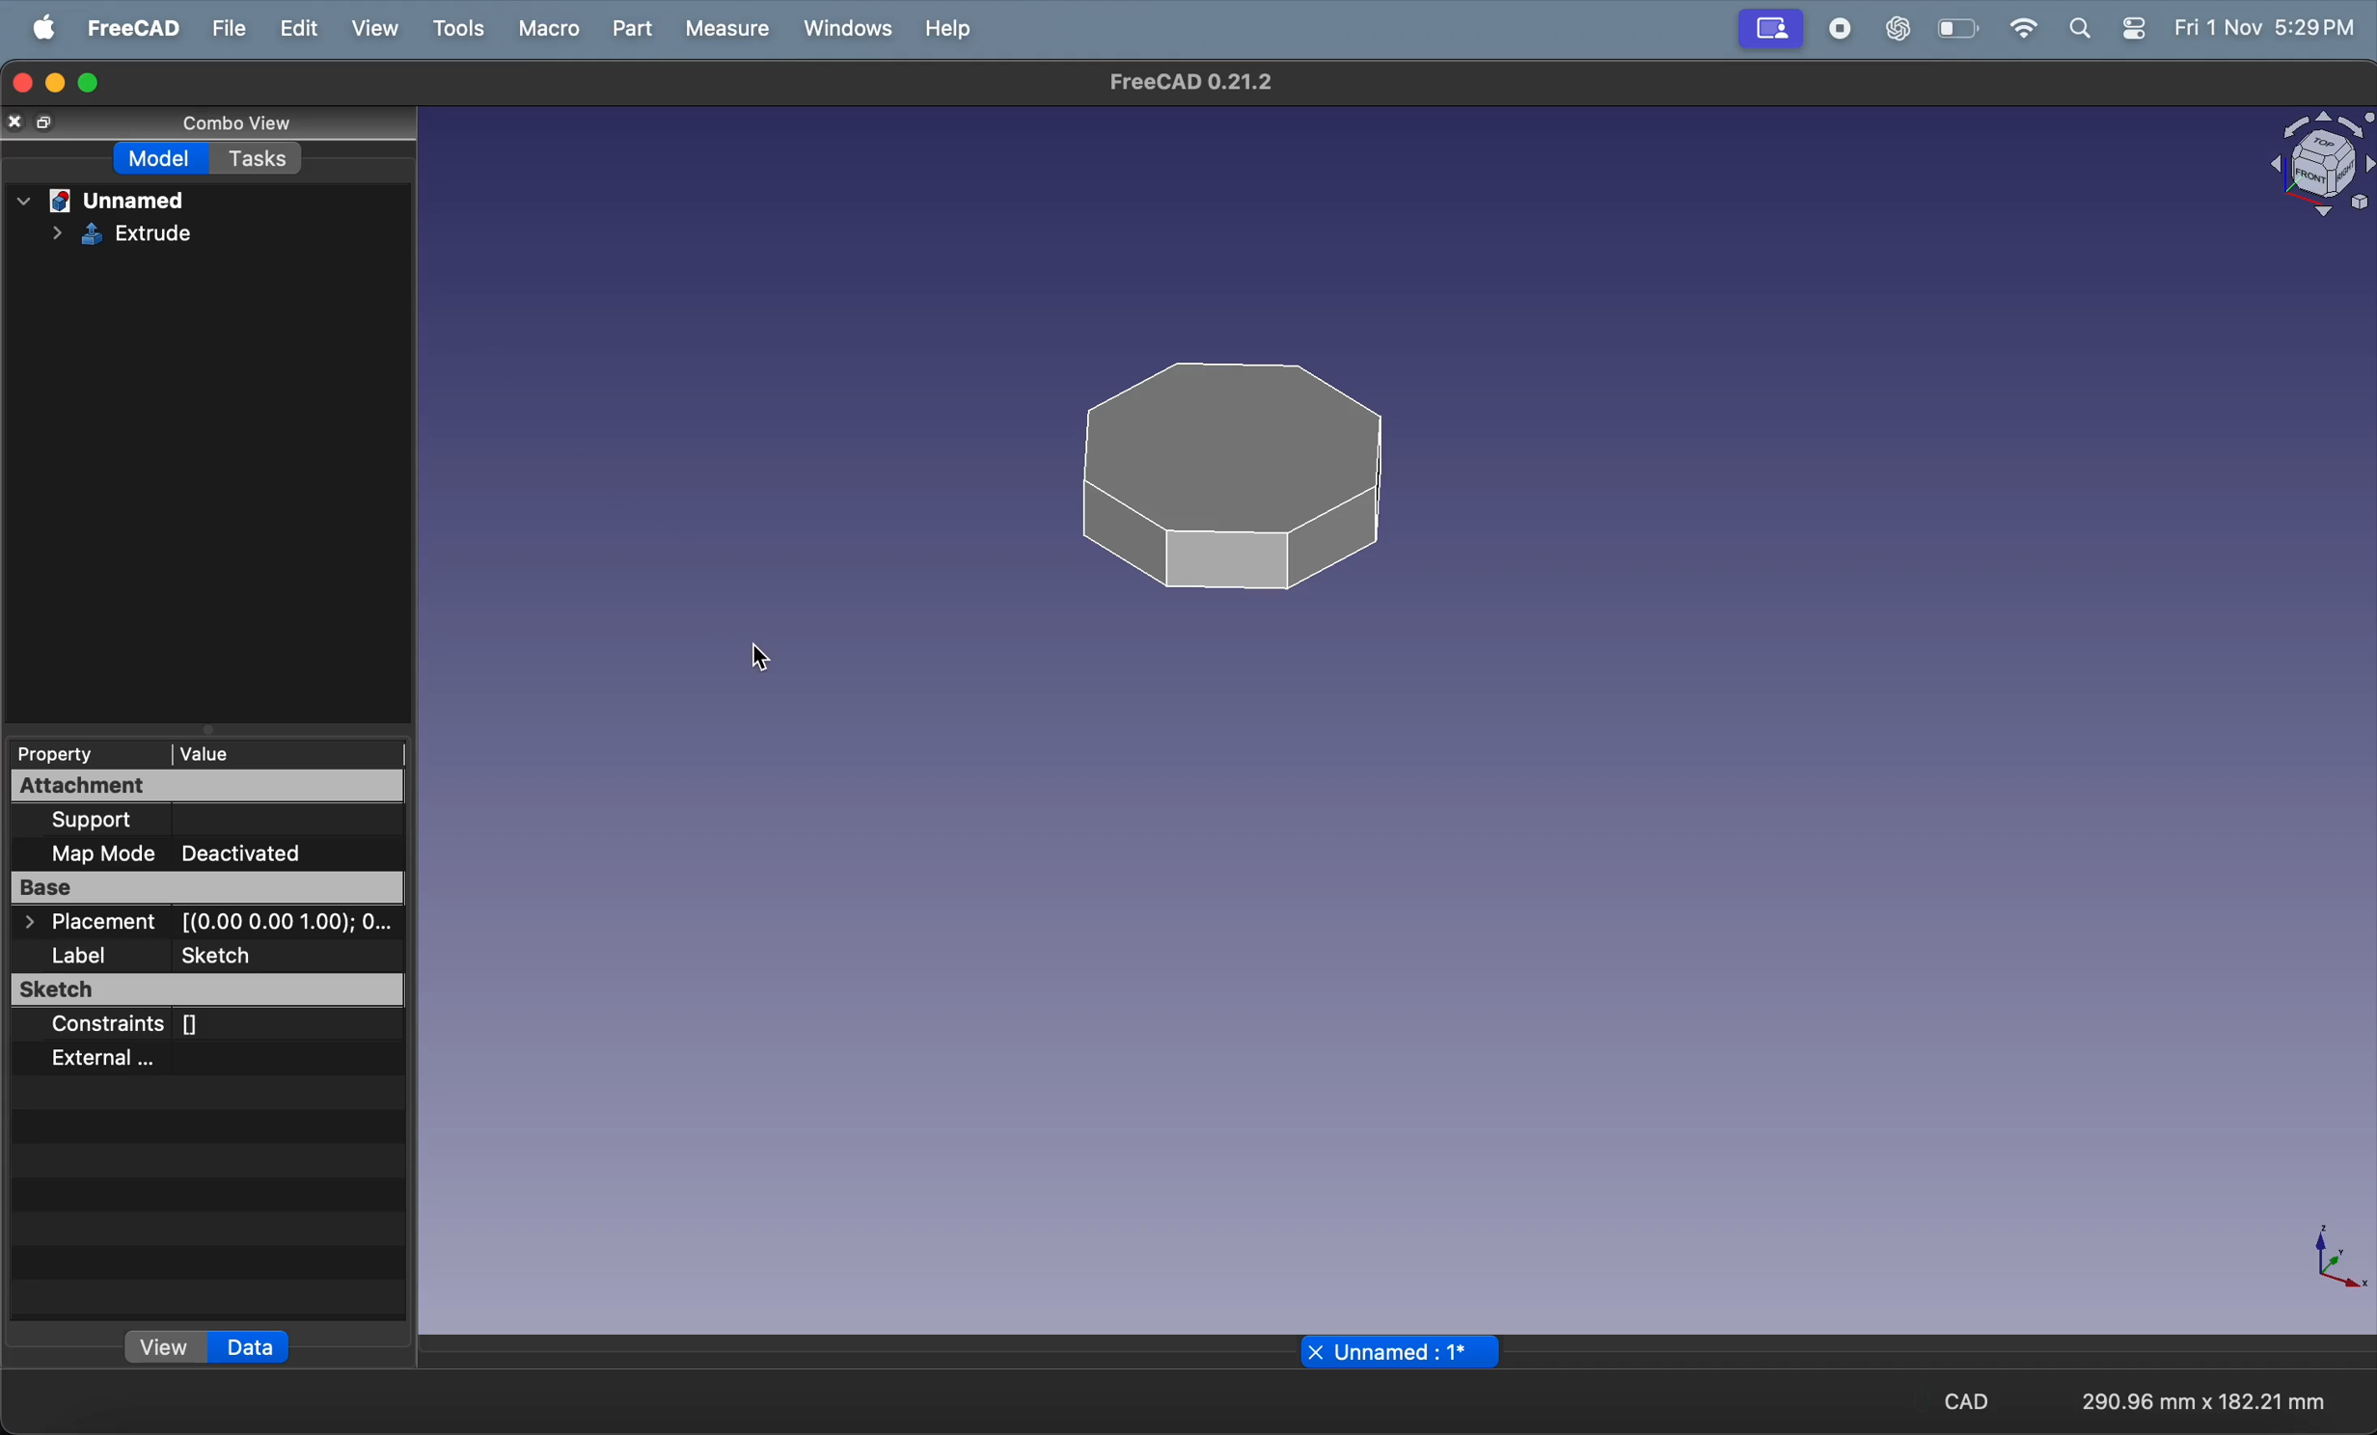 The width and height of the screenshot is (2377, 1435). Describe the element at coordinates (728, 28) in the screenshot. I see `measure` at that location.